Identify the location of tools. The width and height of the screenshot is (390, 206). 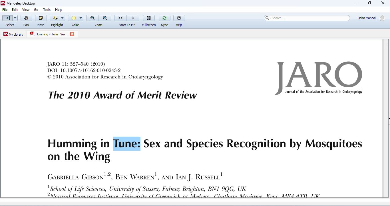
(46, 9).